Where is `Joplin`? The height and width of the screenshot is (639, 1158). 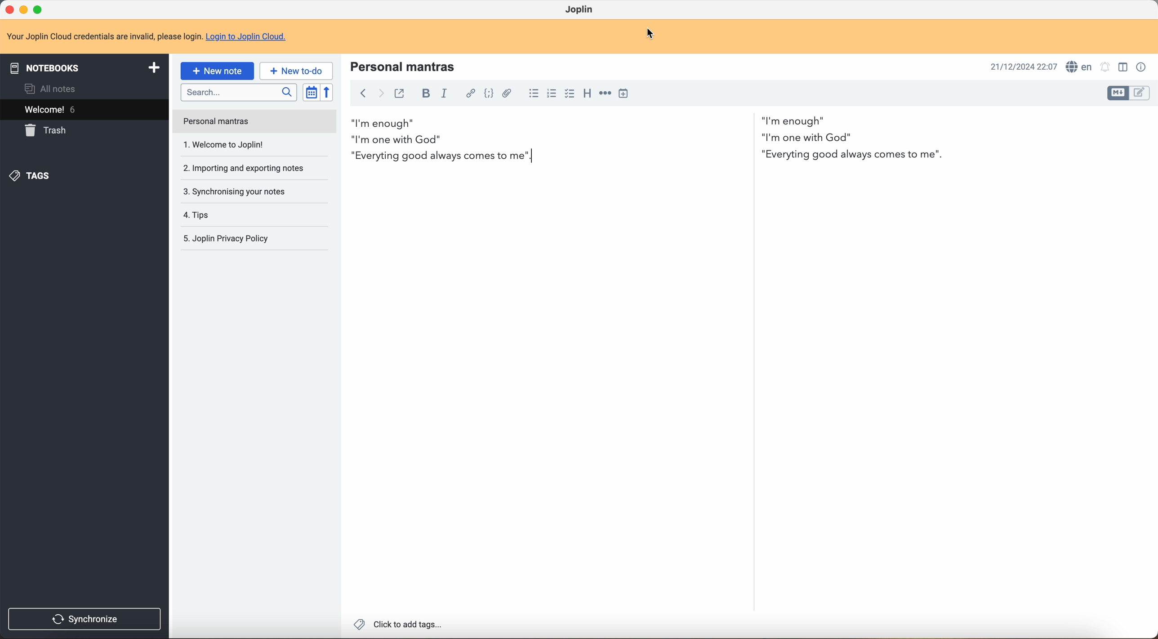
Joplin is located at coordinates (580, 9).